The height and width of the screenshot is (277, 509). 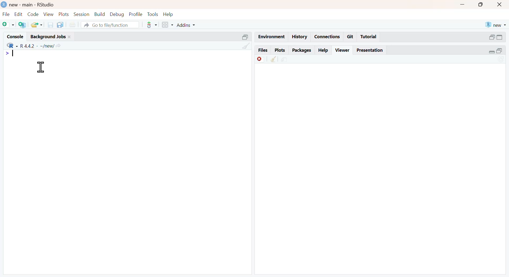 What do you see at coordinates (51, 25) in the screenshot?
I see `save` at bounding box center [51, 25].